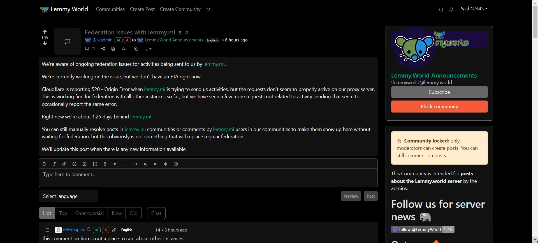  I want to click on Scroll Bar, so click(534, 121).